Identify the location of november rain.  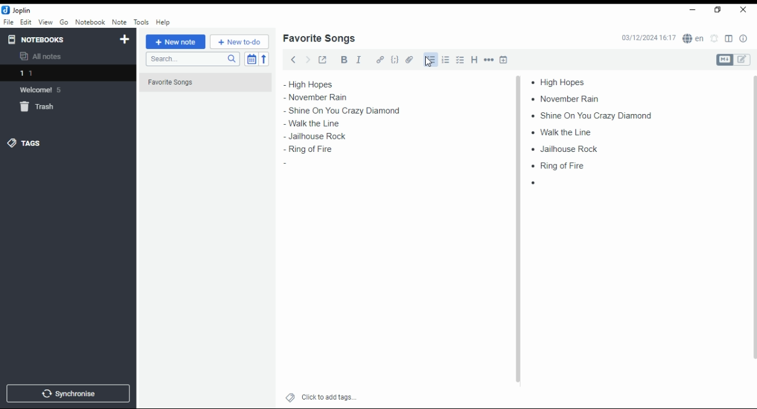
(324, 98).